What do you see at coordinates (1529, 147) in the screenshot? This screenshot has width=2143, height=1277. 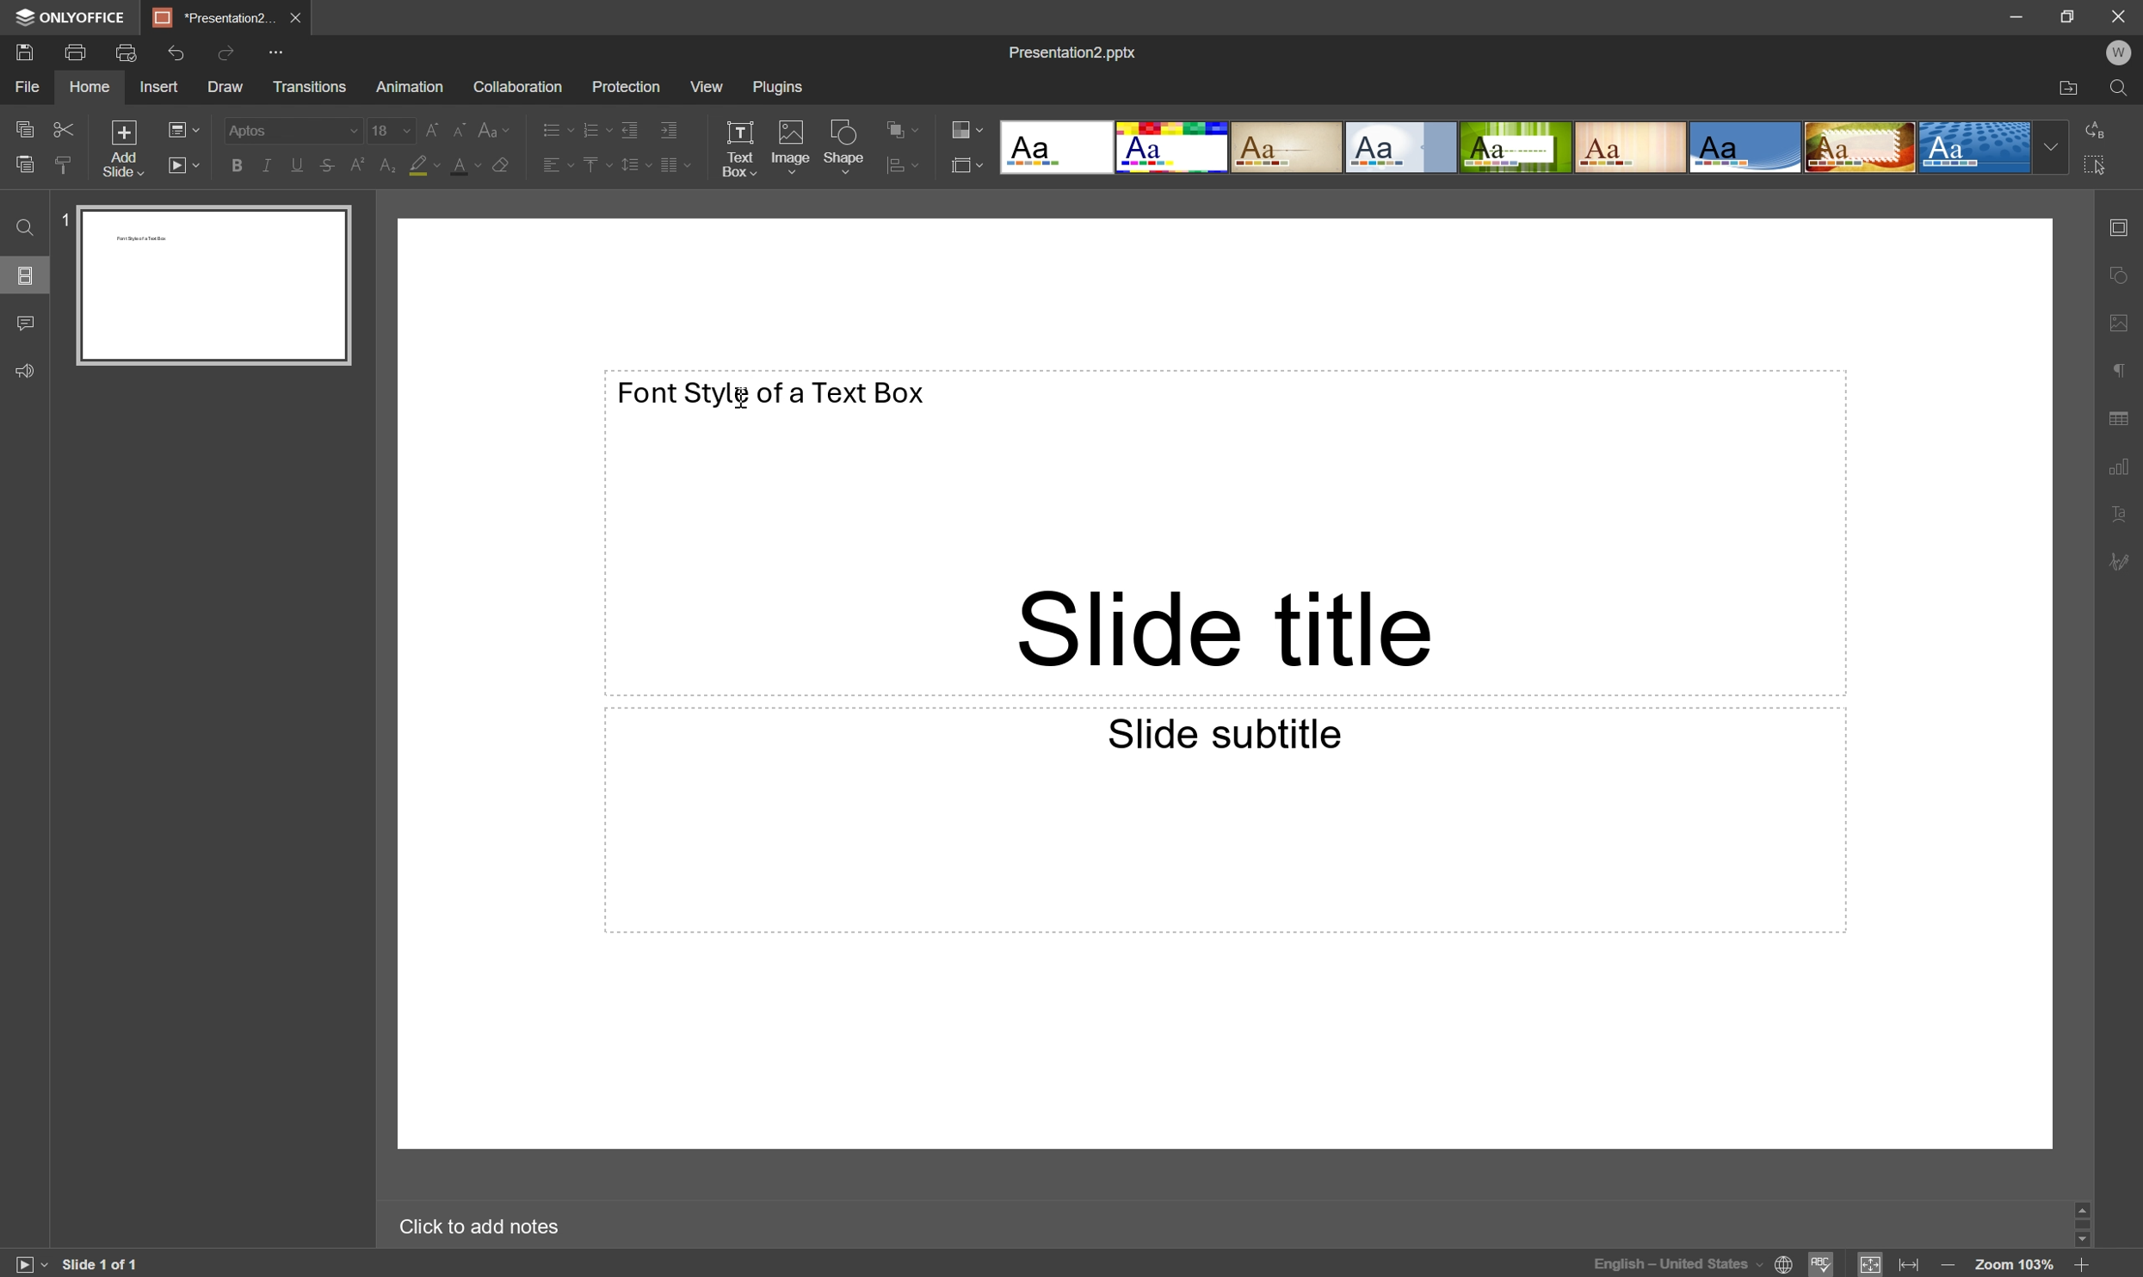 I see `Type of slides` at bounding box center [1529, 147].